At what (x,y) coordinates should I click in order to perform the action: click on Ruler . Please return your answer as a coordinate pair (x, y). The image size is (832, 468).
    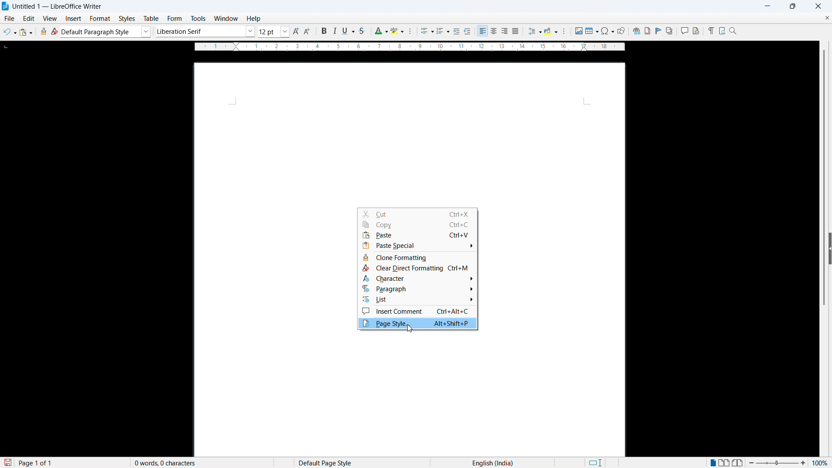
    Looking at the image, I should click on (409, 47).